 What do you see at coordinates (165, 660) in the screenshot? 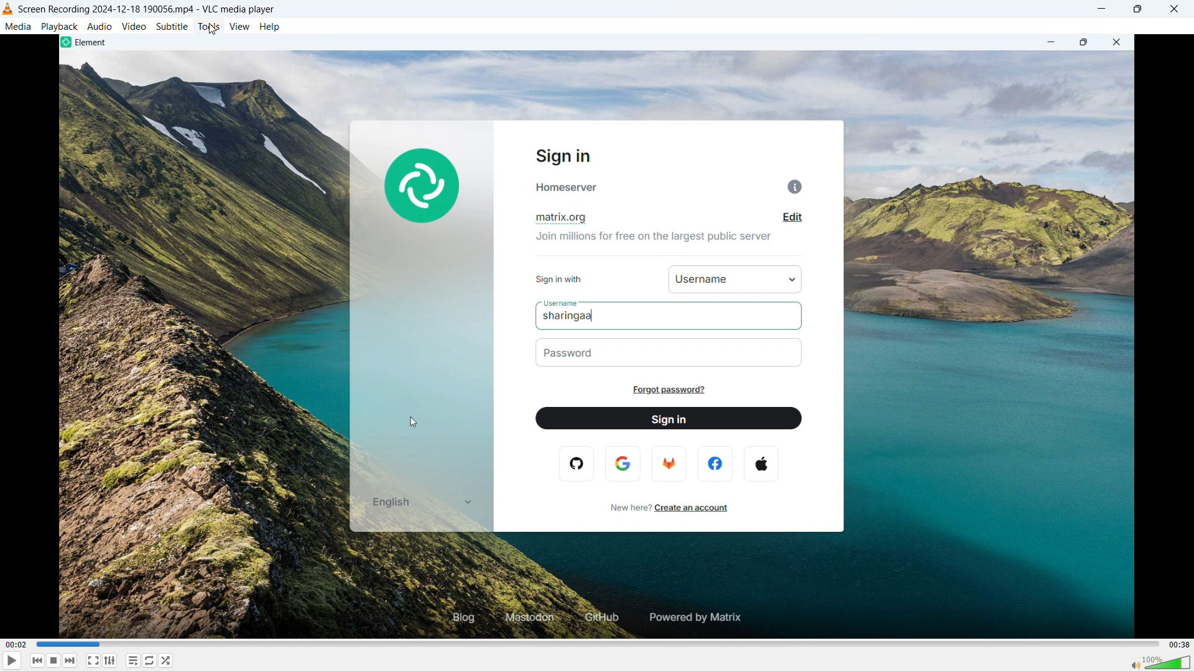
I see `random` at bounding box center [165, 660].